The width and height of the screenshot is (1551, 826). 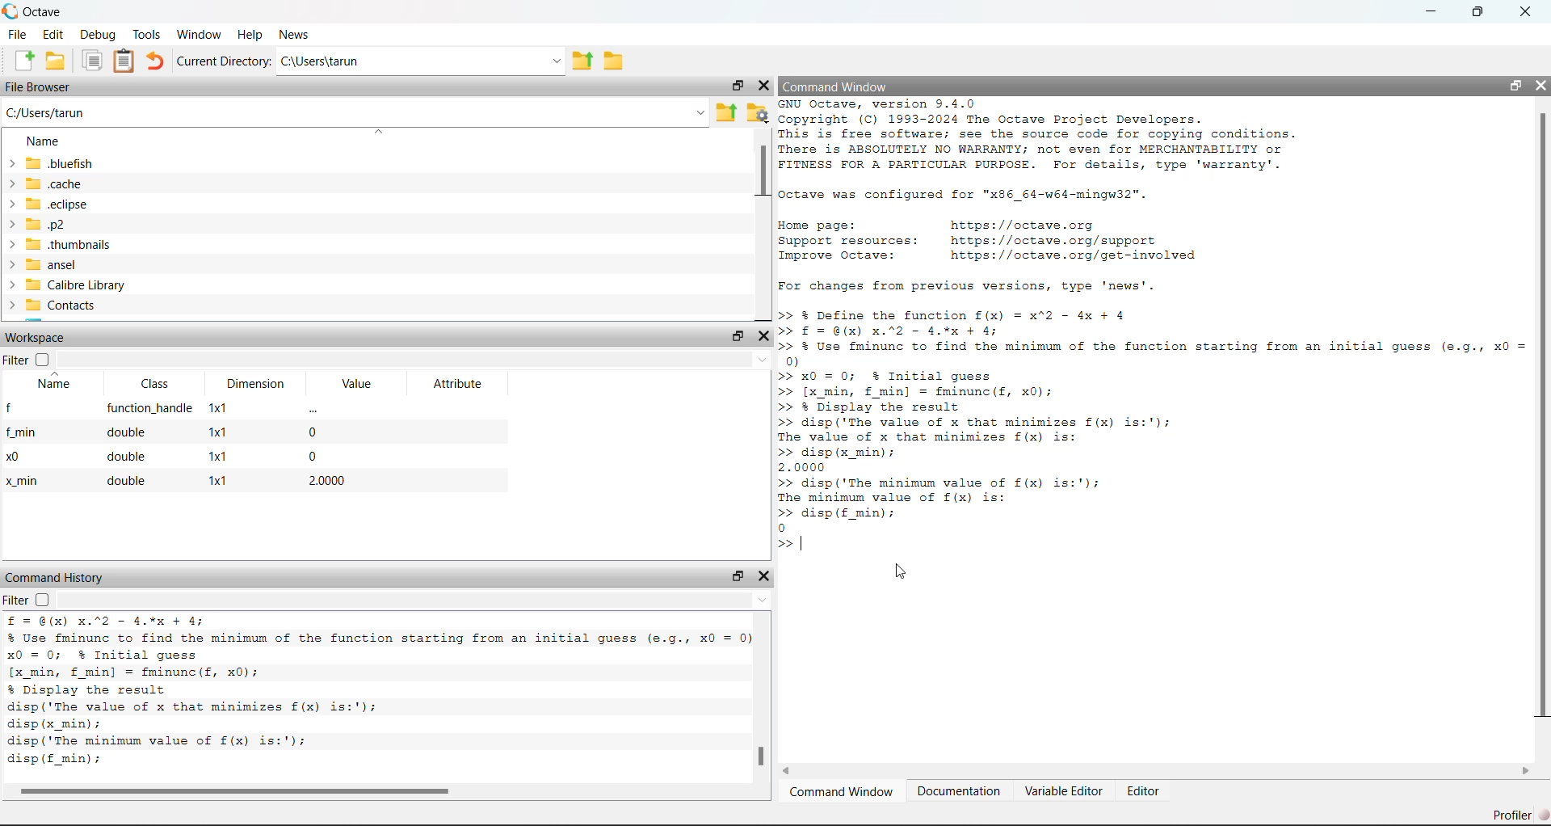 I want to click on C:/Users/tarun, so click(x=420, y=61).